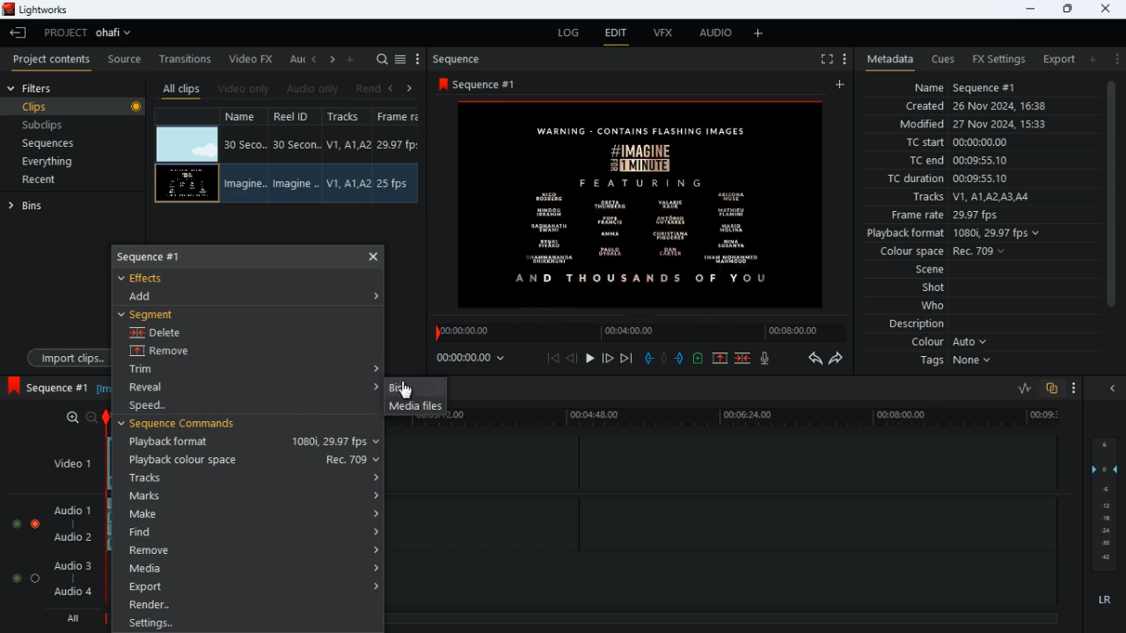 The width and height of the screenshot is (1126, 633). I want to click on Mouse Cursor, so click(409, 389).